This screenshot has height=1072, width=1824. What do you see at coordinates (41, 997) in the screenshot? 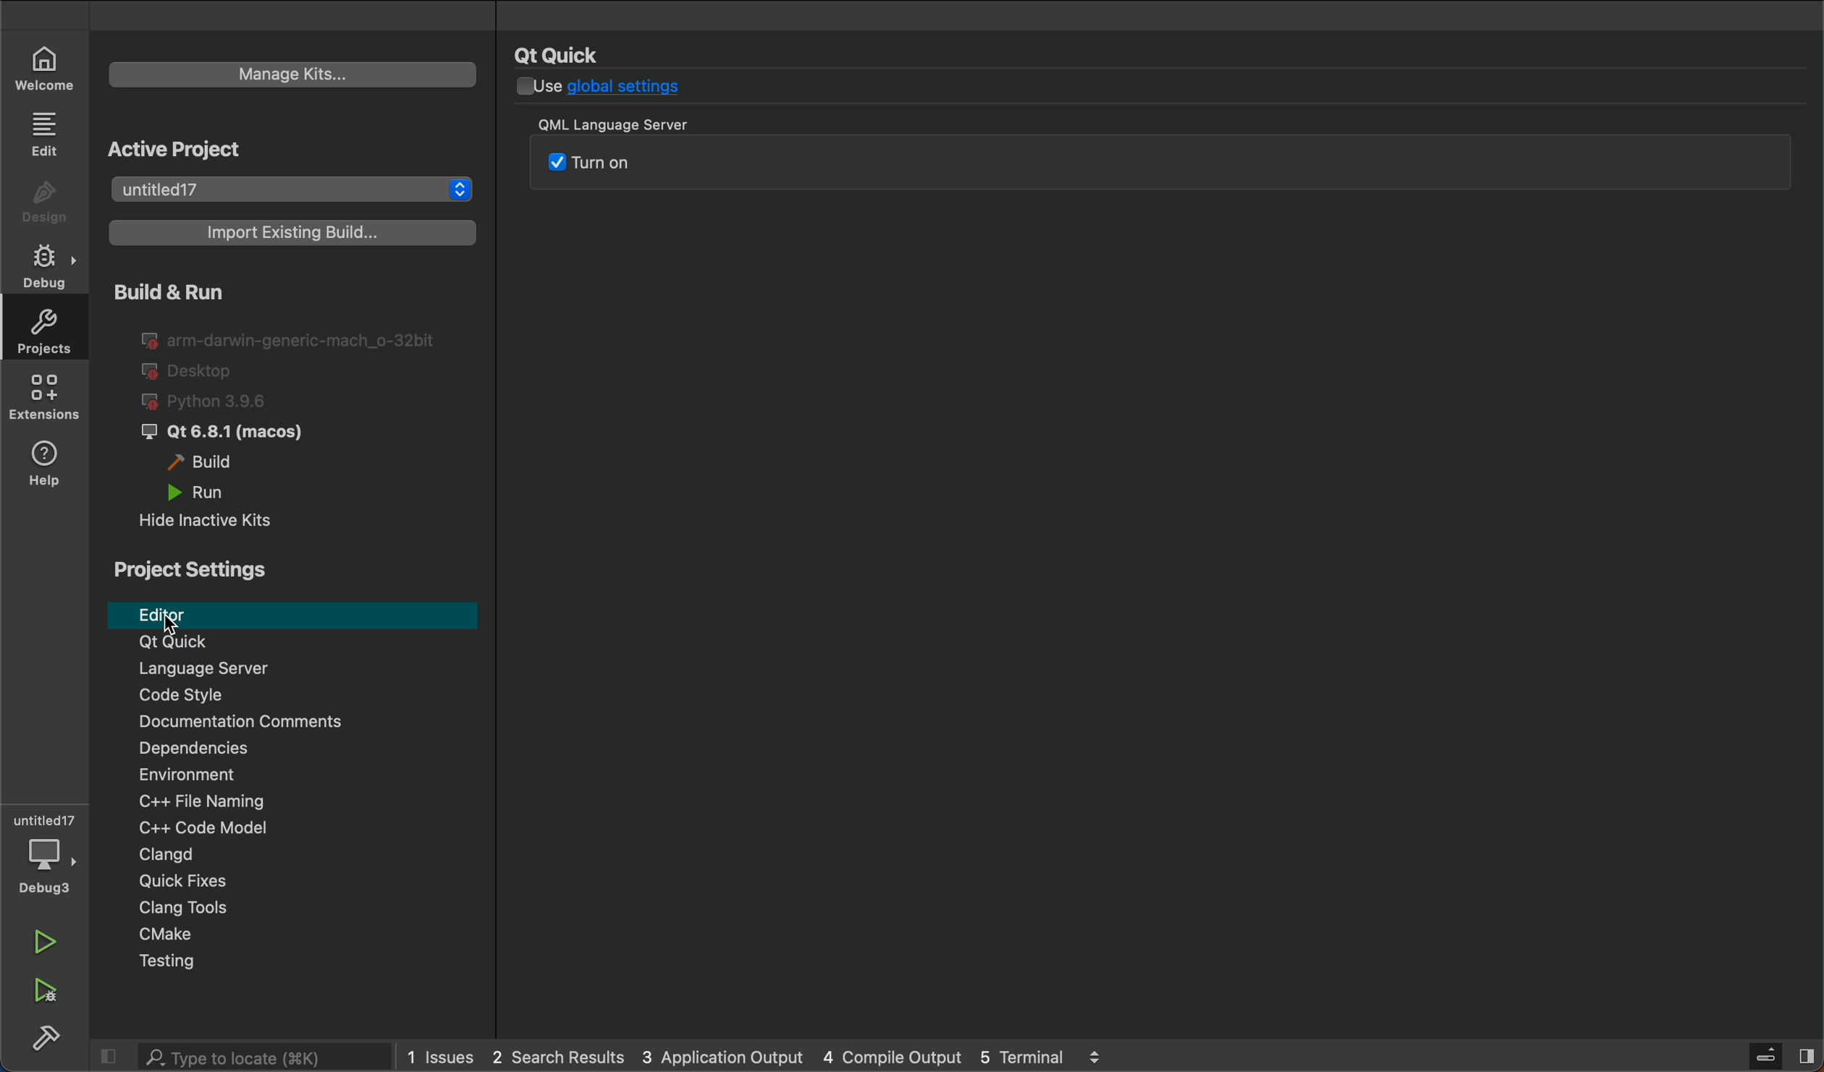
I see `run and debug` at bounding box center [41, 997].